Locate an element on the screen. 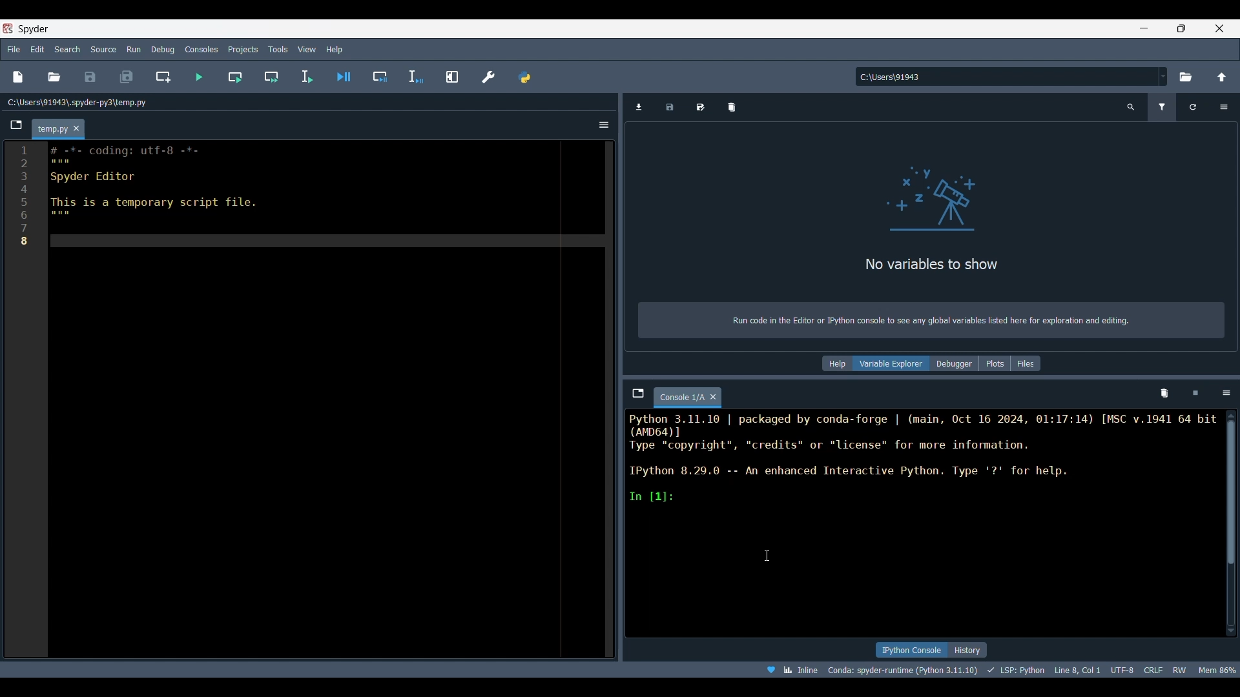 Image resolution: width=1240 pixels, height=697 pixels. editor pane is located at coordinates (288, 197).